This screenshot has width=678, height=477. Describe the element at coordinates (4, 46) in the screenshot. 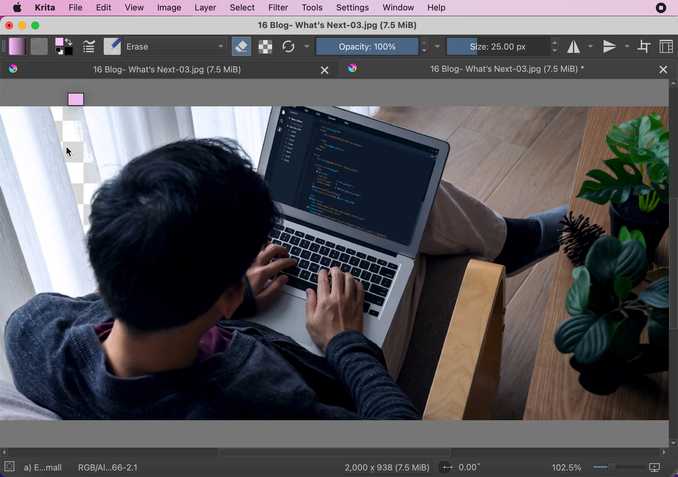

I see `expand bar` at that location.